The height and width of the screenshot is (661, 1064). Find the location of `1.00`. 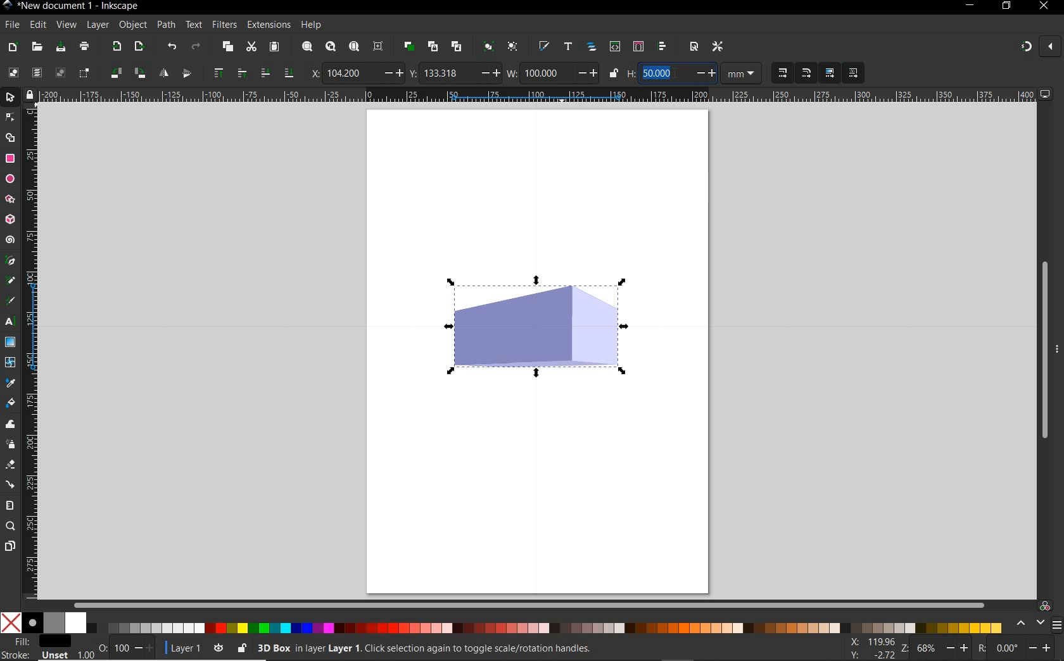

1.00 is located at coordinates (85, 653).